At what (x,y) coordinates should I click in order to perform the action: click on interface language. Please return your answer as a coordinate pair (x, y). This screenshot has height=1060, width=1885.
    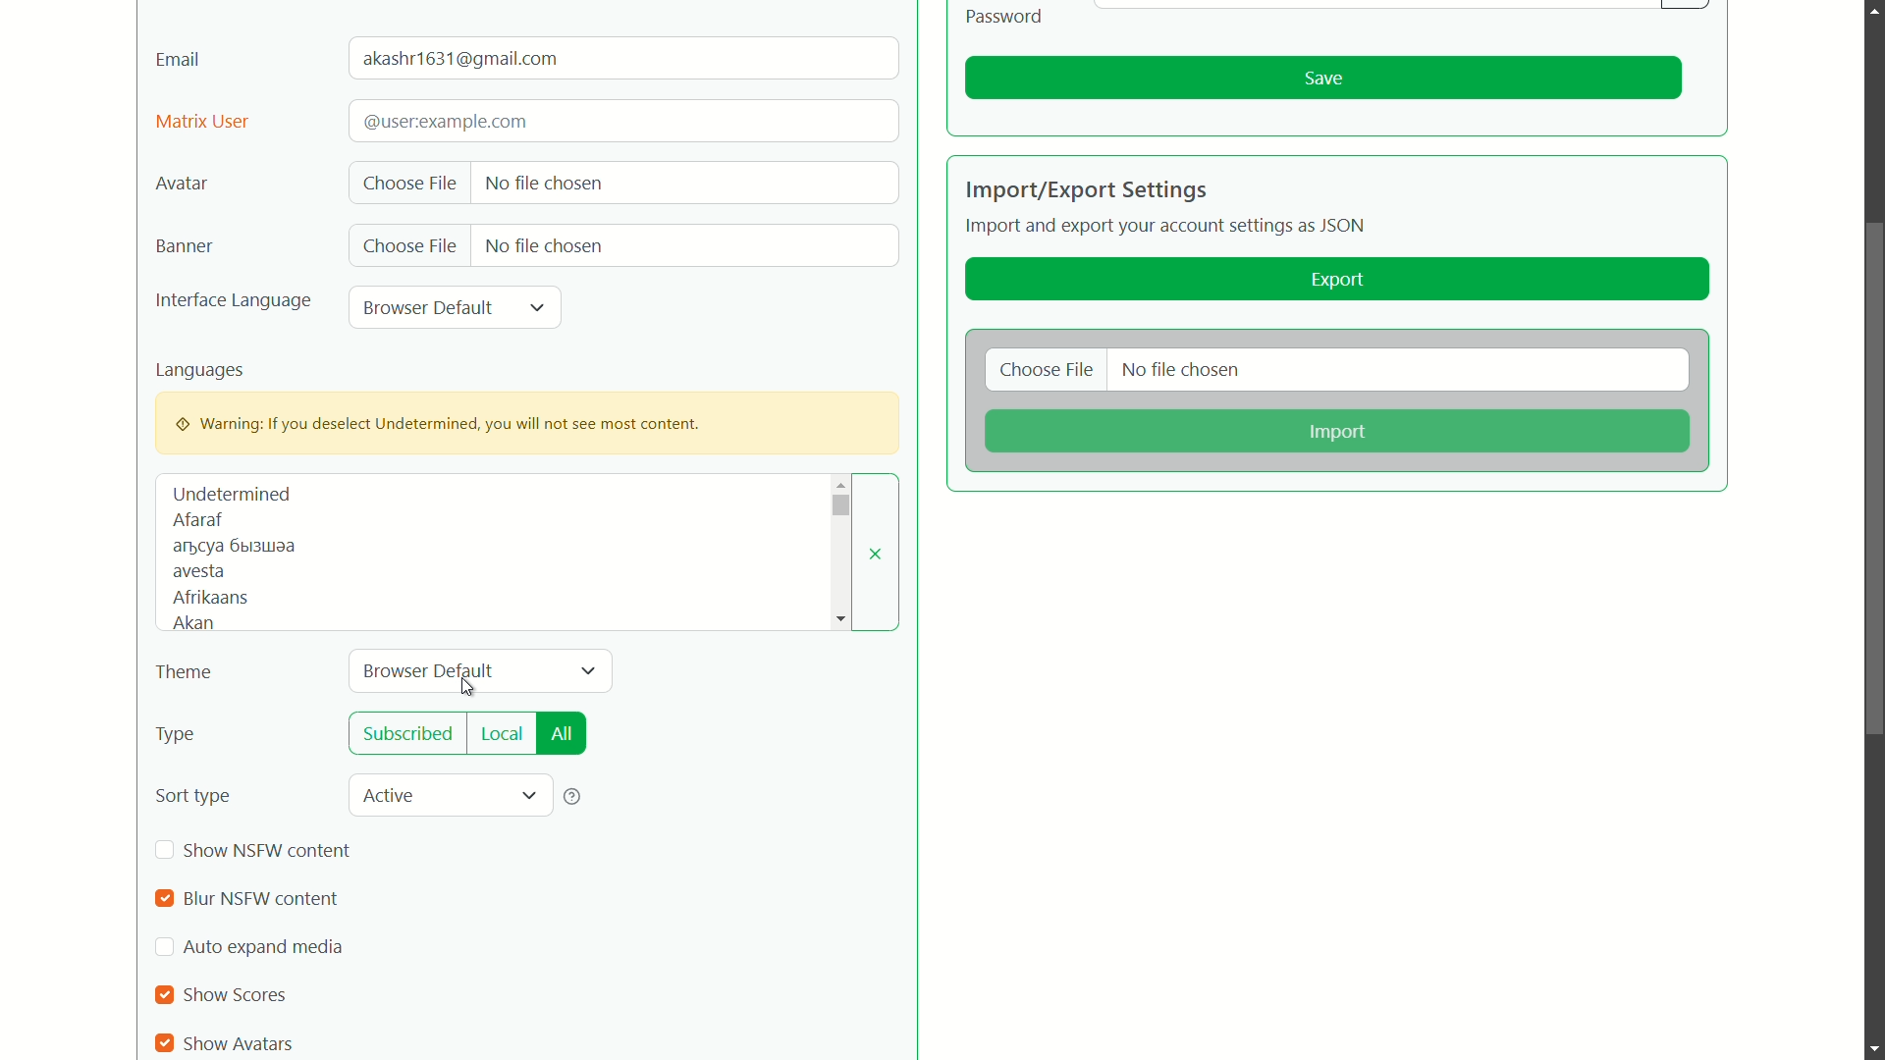
    Looking at the image, I should click on (234, 302).